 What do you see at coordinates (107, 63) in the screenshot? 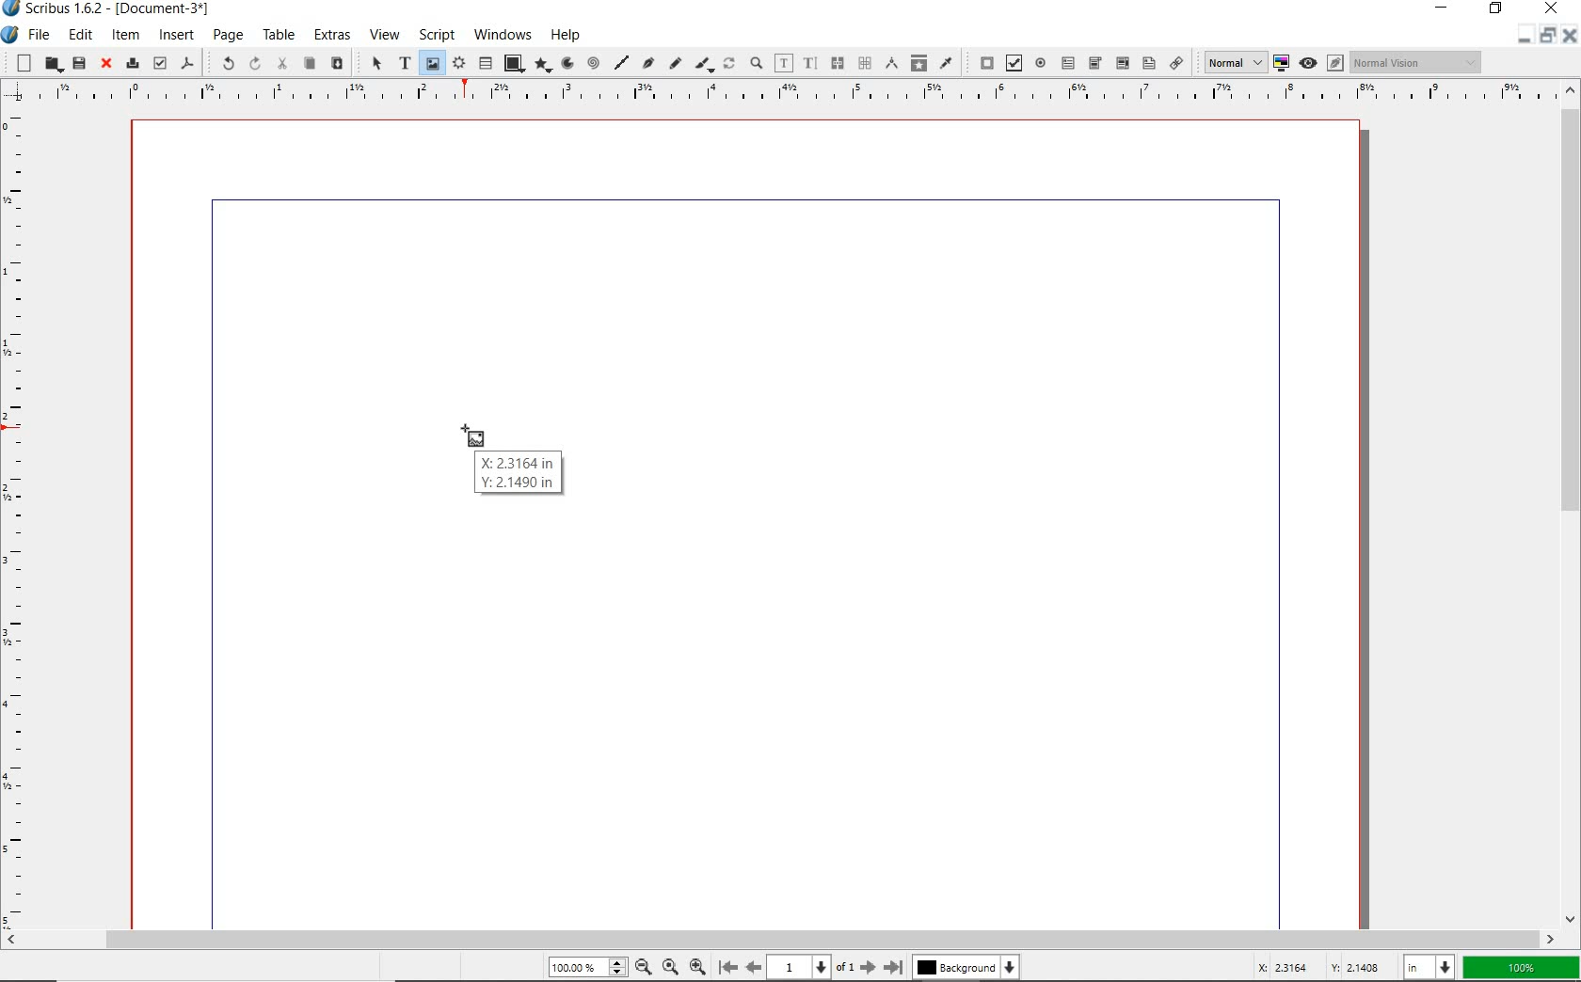
I see `close` at bounding box center [107, 63].